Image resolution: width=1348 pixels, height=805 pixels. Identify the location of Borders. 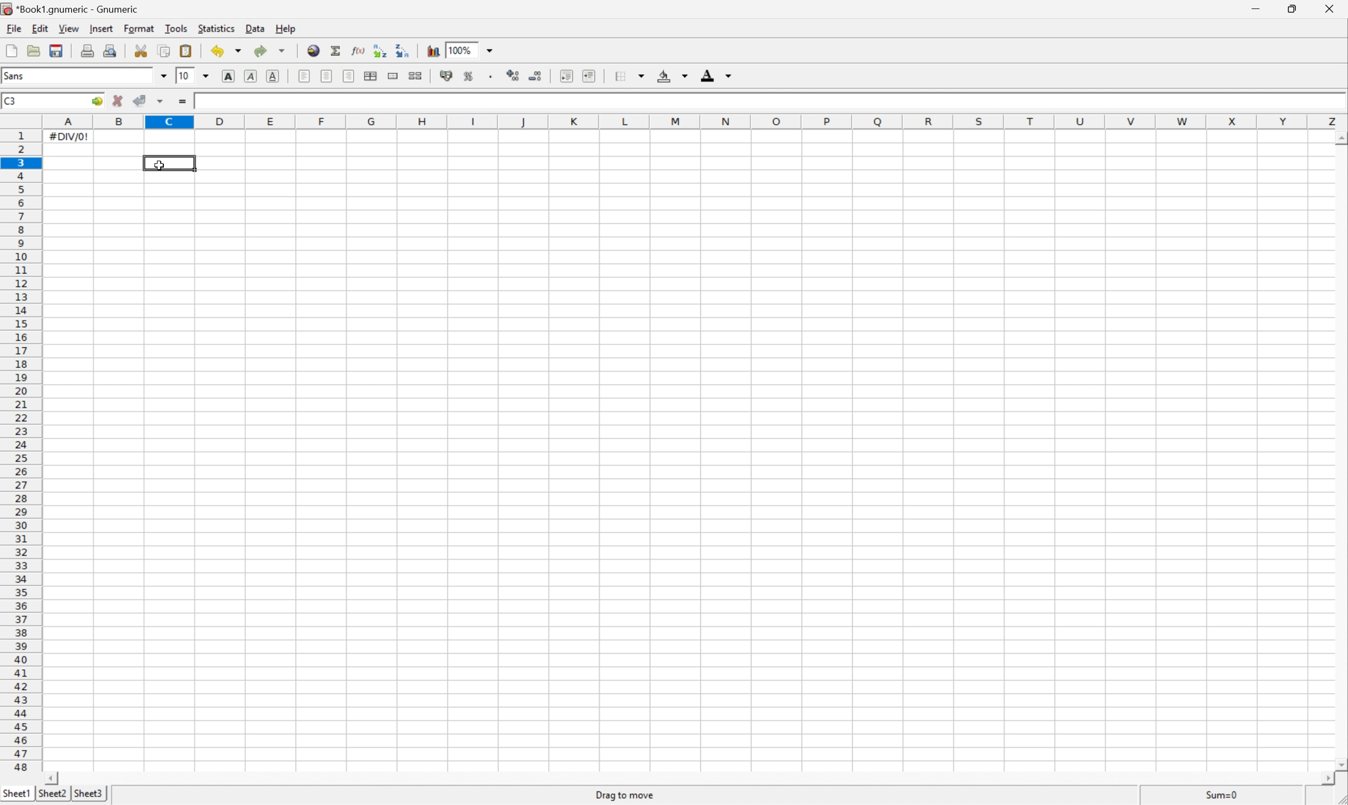
(621, 76).